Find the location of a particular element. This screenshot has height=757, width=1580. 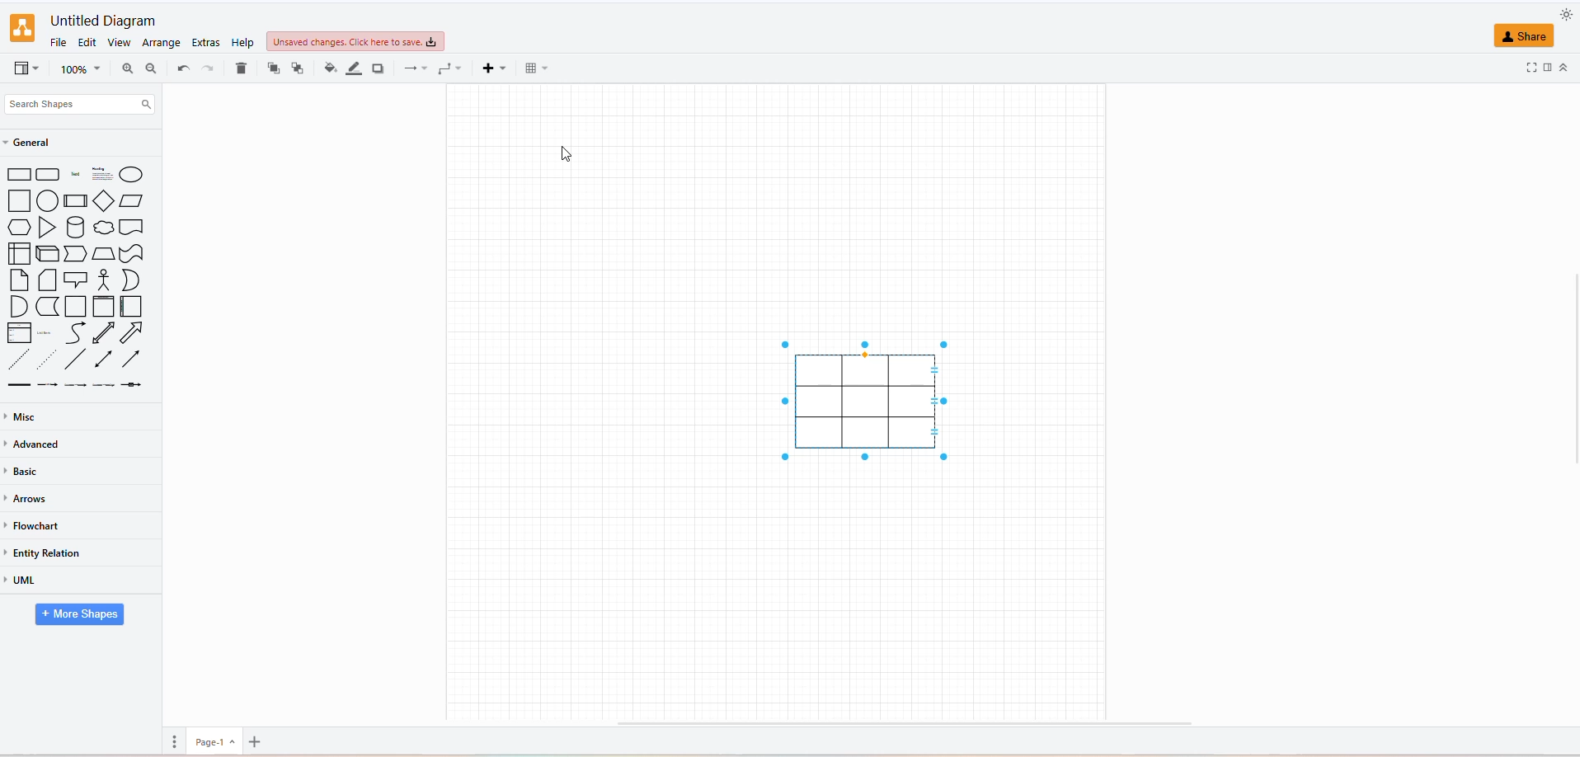

miscellaneous is located at coordinates (24, 417).